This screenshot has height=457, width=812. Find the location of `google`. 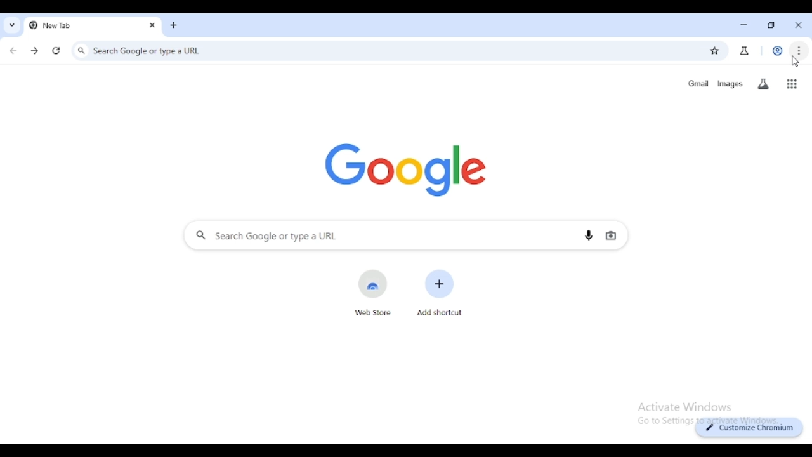

google is located at coordinates (405, 167).